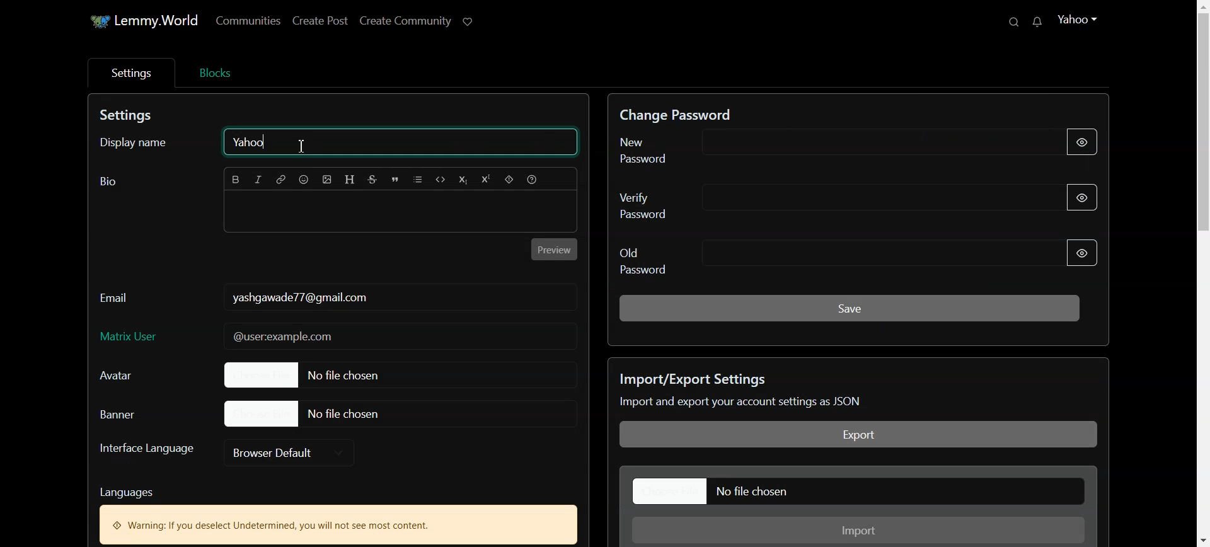 Image resolution: width=1210 pixels, height=547 pixels. Describe the element at coordinates (304, 180) in the screenshot. I see `Emoji` at that location.